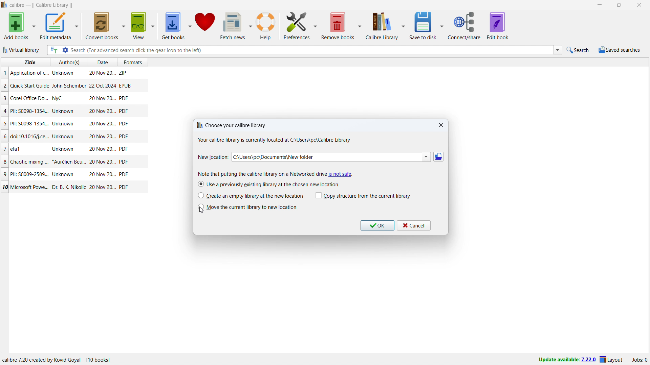 The image size is (650, 365). Describe the element at coordinates (68, 86) in the screenshot. I see `Author` at that location.